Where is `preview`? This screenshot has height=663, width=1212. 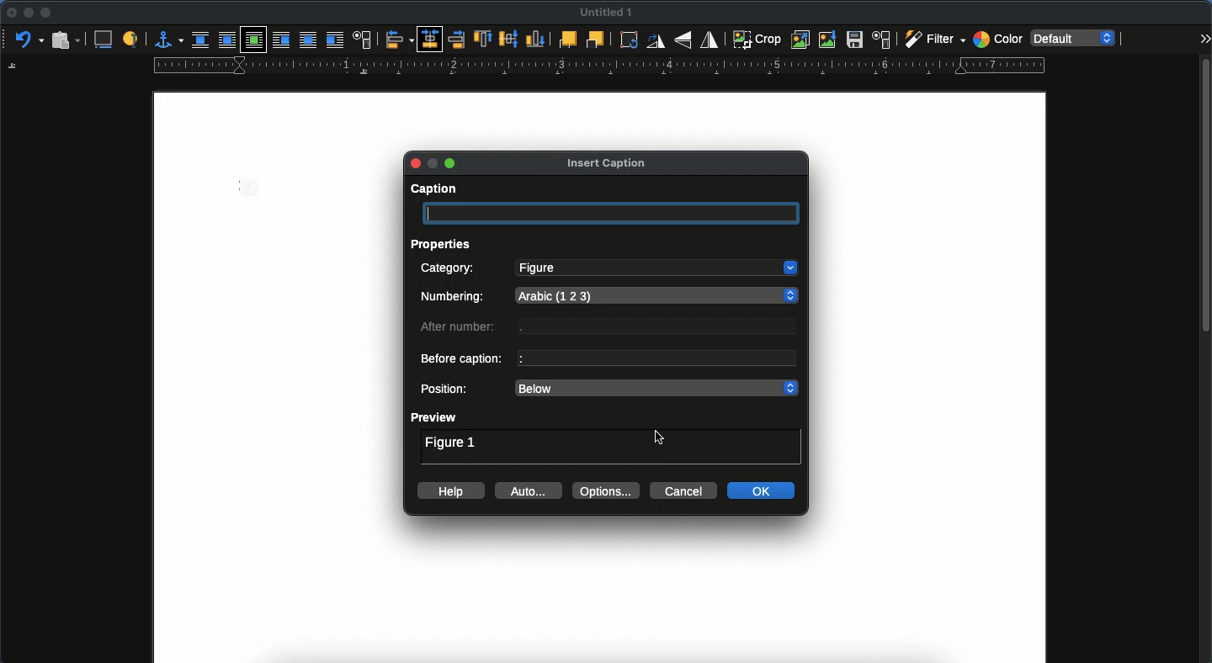 preview is located at coordinates (435, 417).